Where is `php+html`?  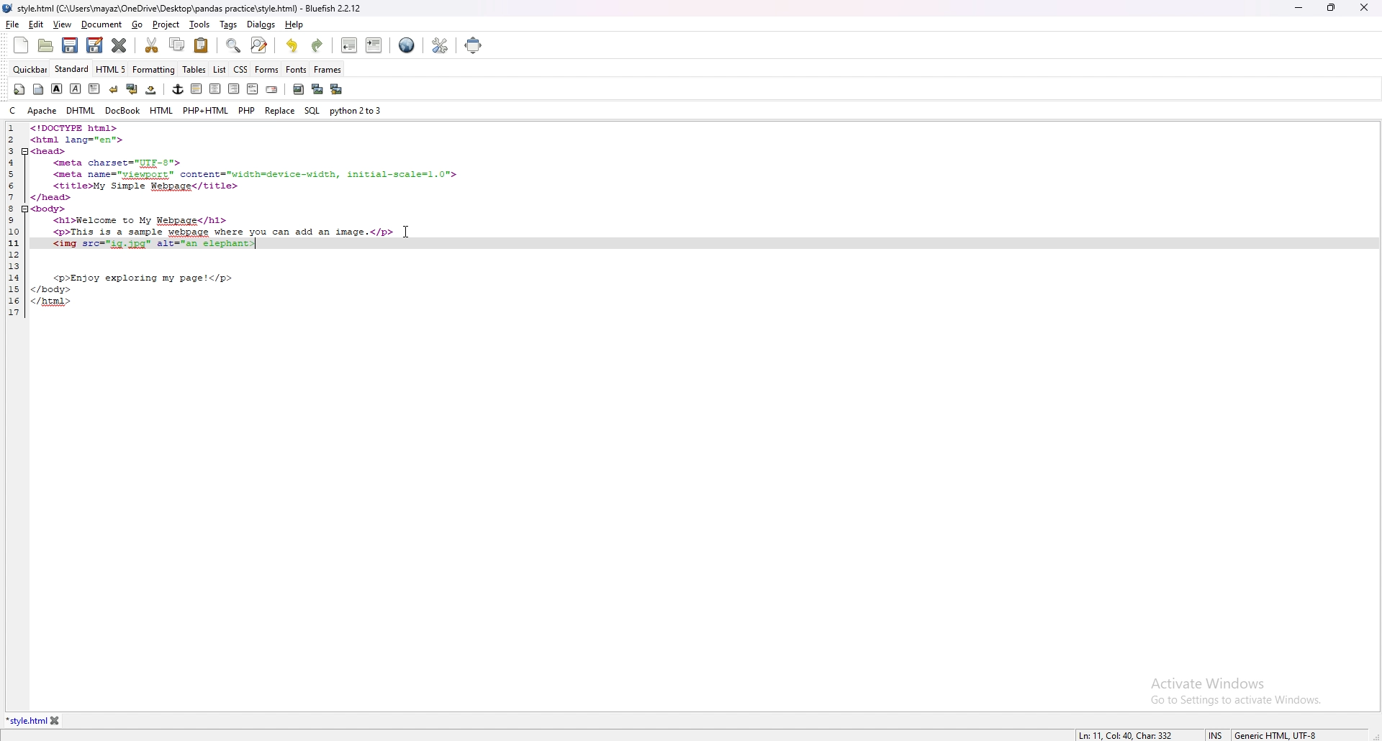 php+html is located at coordinates (207, 111).